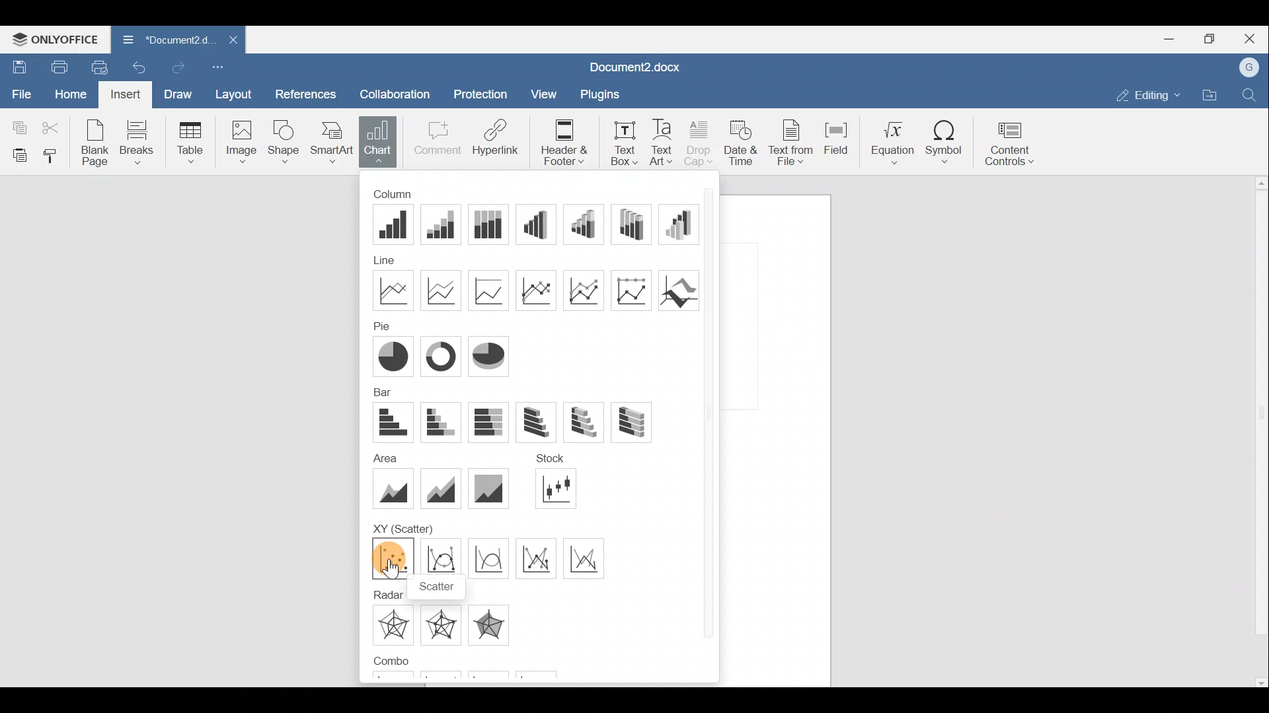  Describe the element at coordinates (391, 567) in the screenshot. I see `Cursor on scatter chart` at that location.